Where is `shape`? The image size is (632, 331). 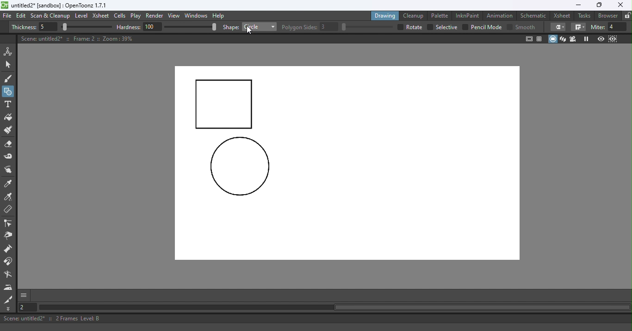 shape is located at coordinates (231, 28).